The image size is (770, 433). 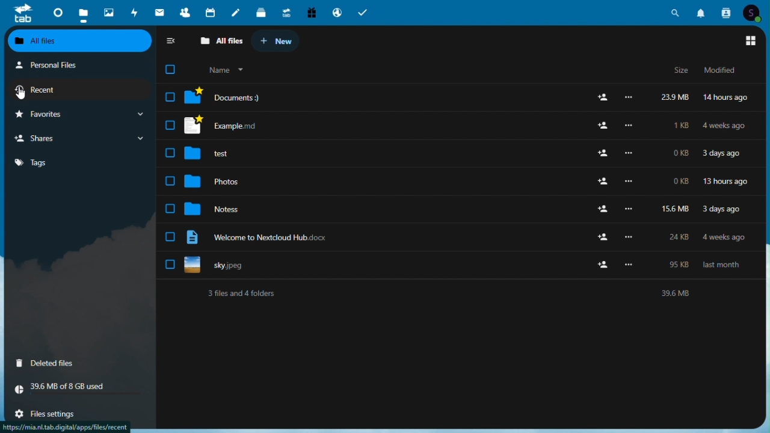 What do you see at coordinates (603, 96) in the screenshot?
I see `add user` at bounding box center [603, 96].